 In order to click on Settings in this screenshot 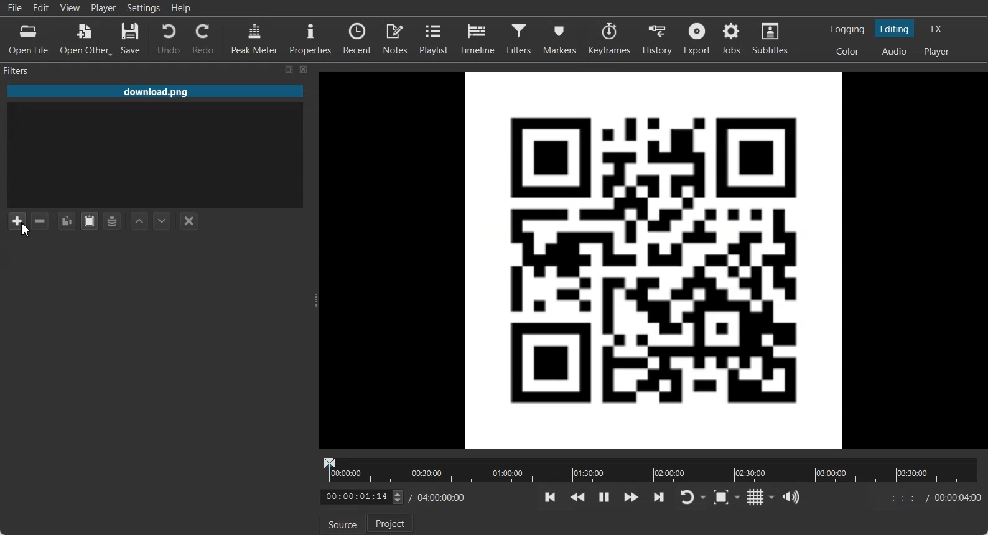, I will do `click(144, 8)`.